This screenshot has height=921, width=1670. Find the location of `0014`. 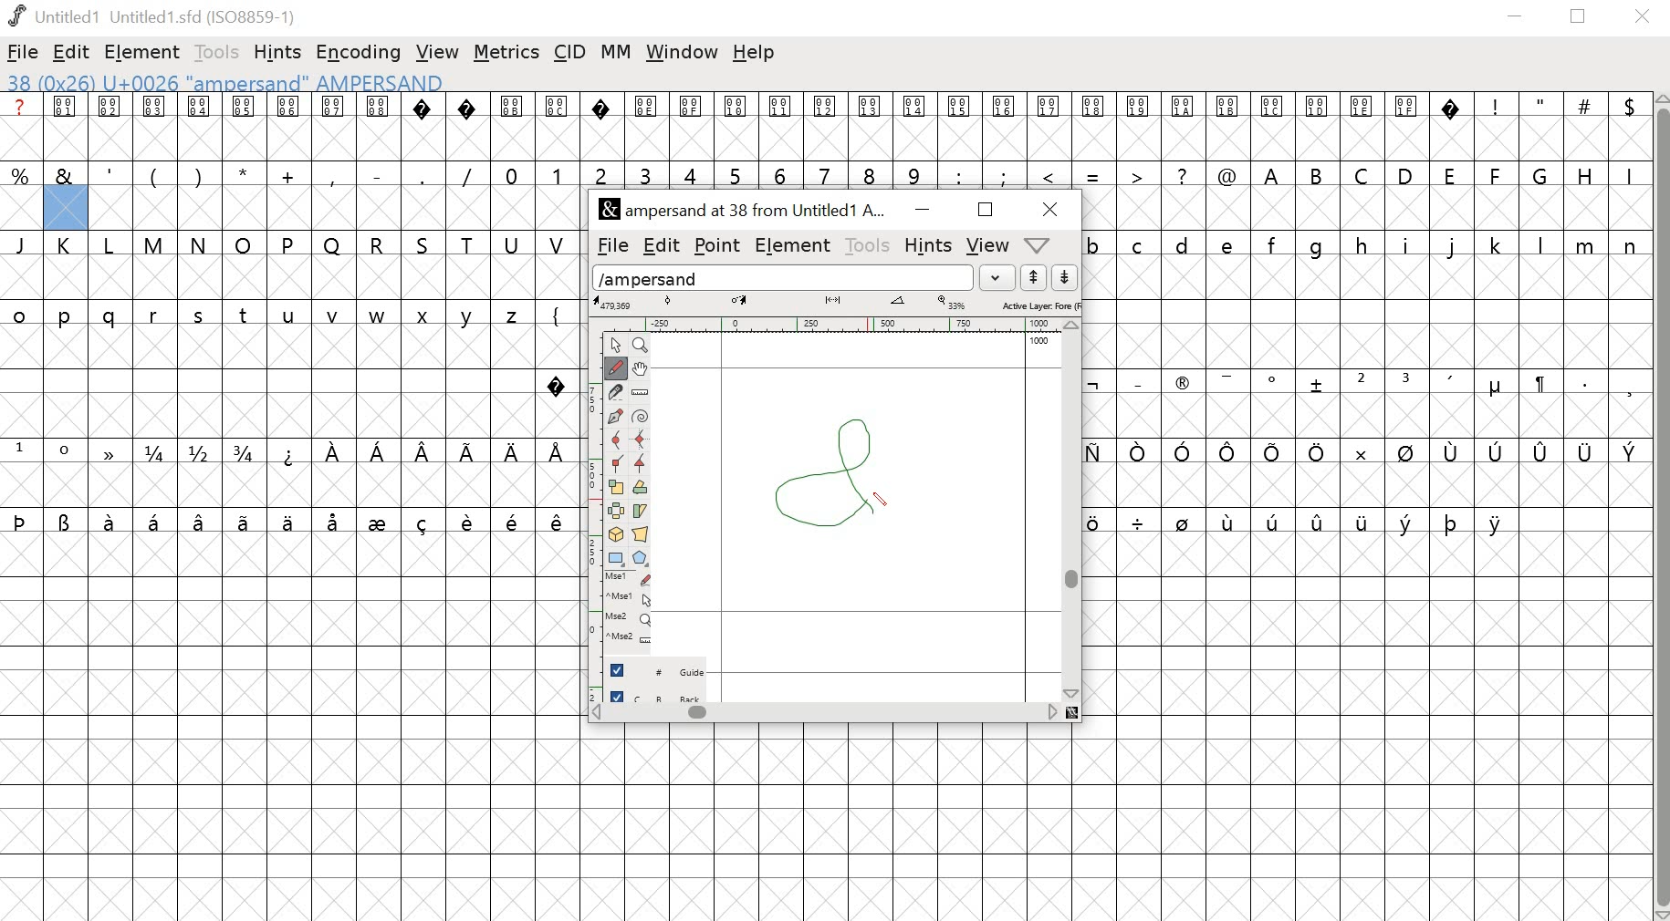

0014 is located at coordinates (915, 127).